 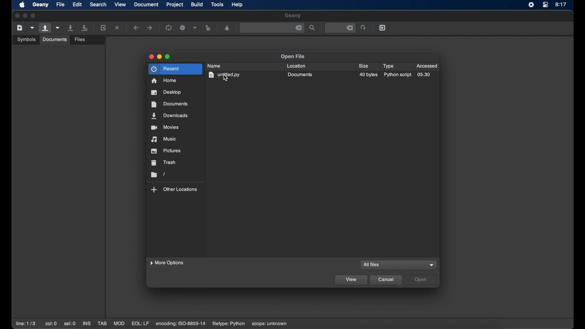 I want to click on build, so click(x=197, y=5).